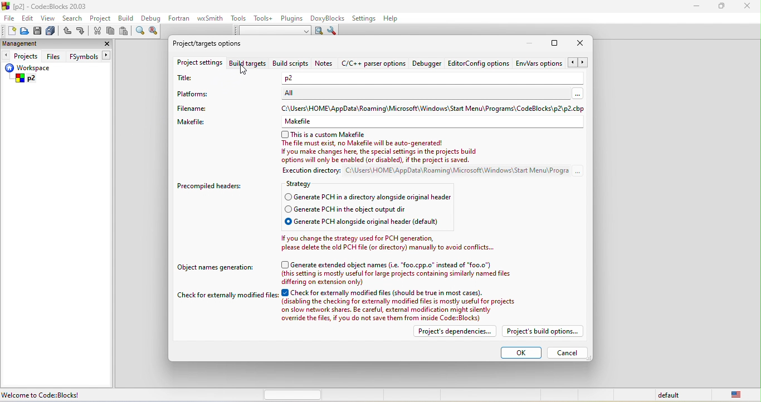  What do you see at coordinates (303, 121) in the screenshot?
I see `makefile` at bounding box center [303, 121].